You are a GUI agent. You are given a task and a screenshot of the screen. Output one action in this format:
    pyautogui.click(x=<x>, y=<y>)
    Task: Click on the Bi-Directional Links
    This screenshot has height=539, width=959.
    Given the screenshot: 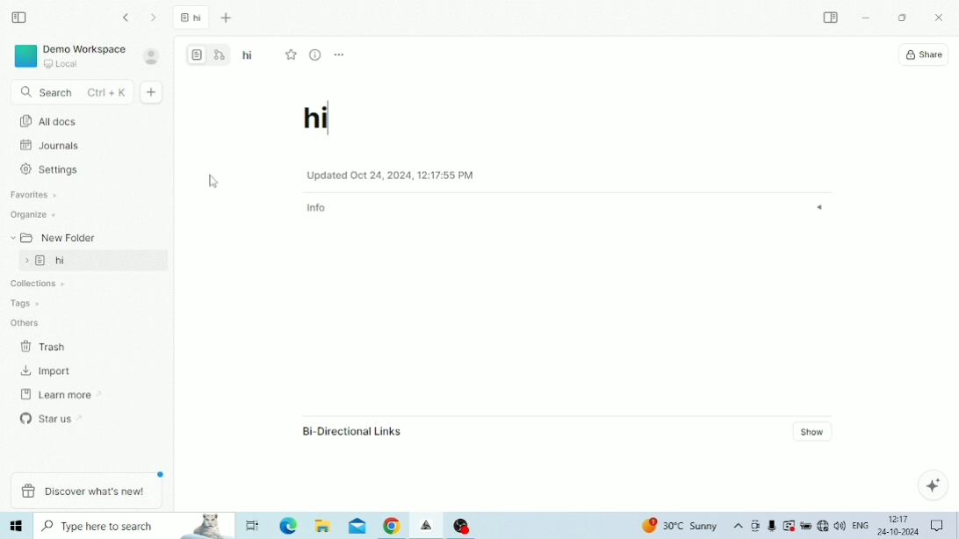 What is the action you would take?
    pyautogui.click(x=351, y=431)
    